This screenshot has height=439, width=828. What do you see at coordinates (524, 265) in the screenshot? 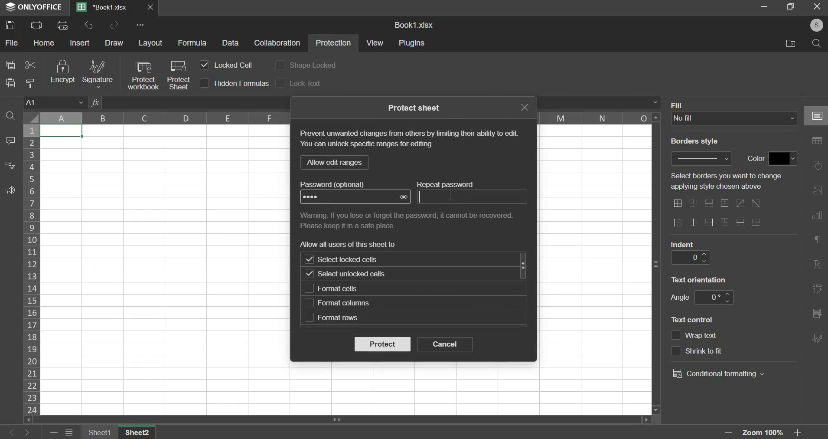
I see `scrollbar` at bounding box center [524, 265].